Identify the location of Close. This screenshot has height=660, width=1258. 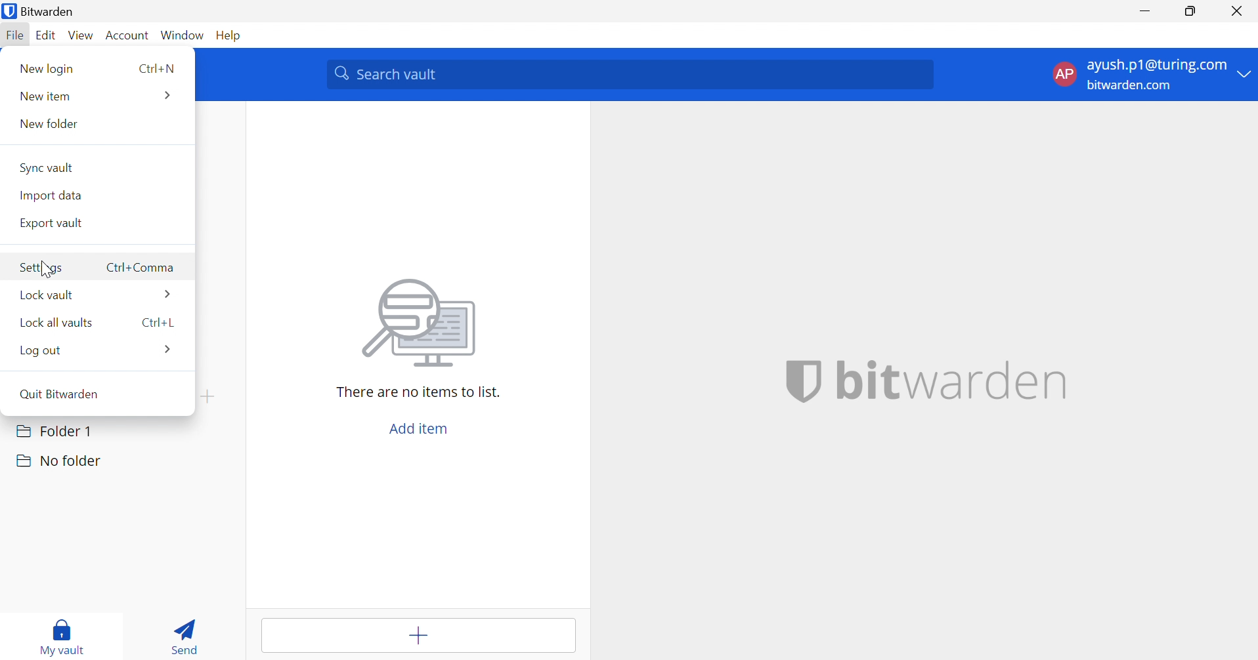
(1239, 11).